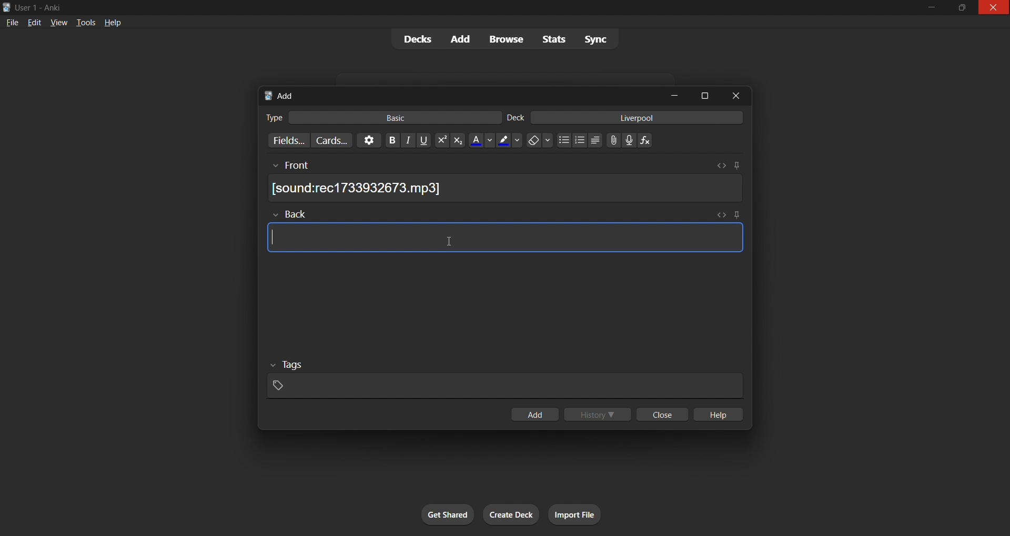 The height and width of the screenshot is (536, 1010). What do you see at coordinates (59, 23) in the screenshot?
I see `view` at bounding box center [59, 23].